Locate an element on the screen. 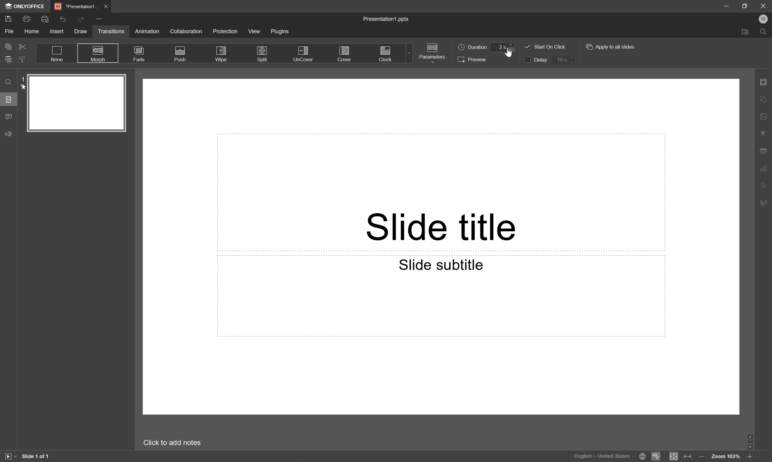  Table settings is located at coordinates (763, 150).